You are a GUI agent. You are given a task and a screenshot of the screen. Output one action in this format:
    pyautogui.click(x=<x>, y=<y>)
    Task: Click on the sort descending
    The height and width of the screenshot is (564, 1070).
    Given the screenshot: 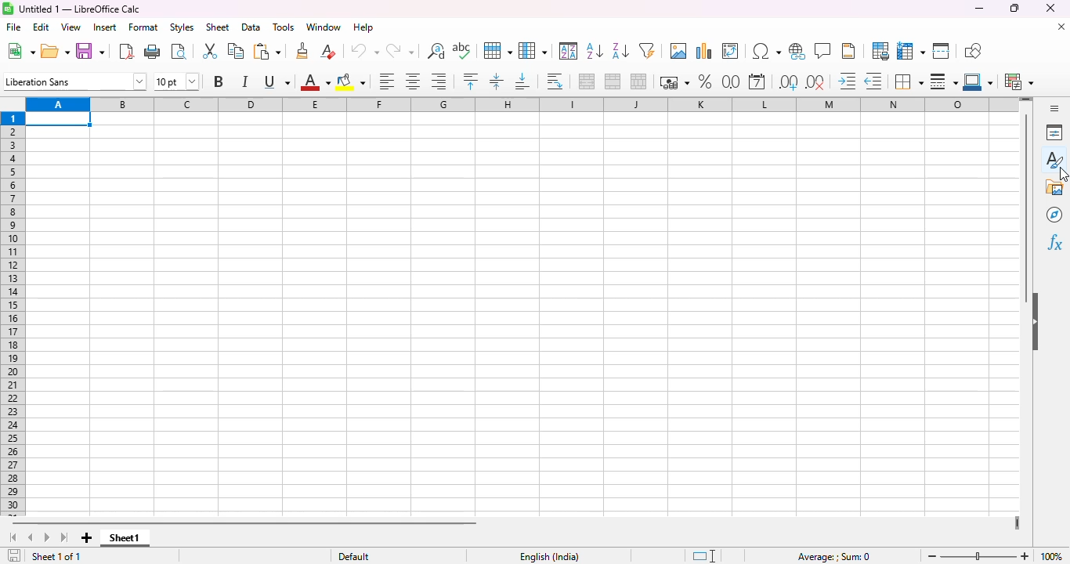 What is the action you would take?
    pyautogui.click(x=621, y=51)
    